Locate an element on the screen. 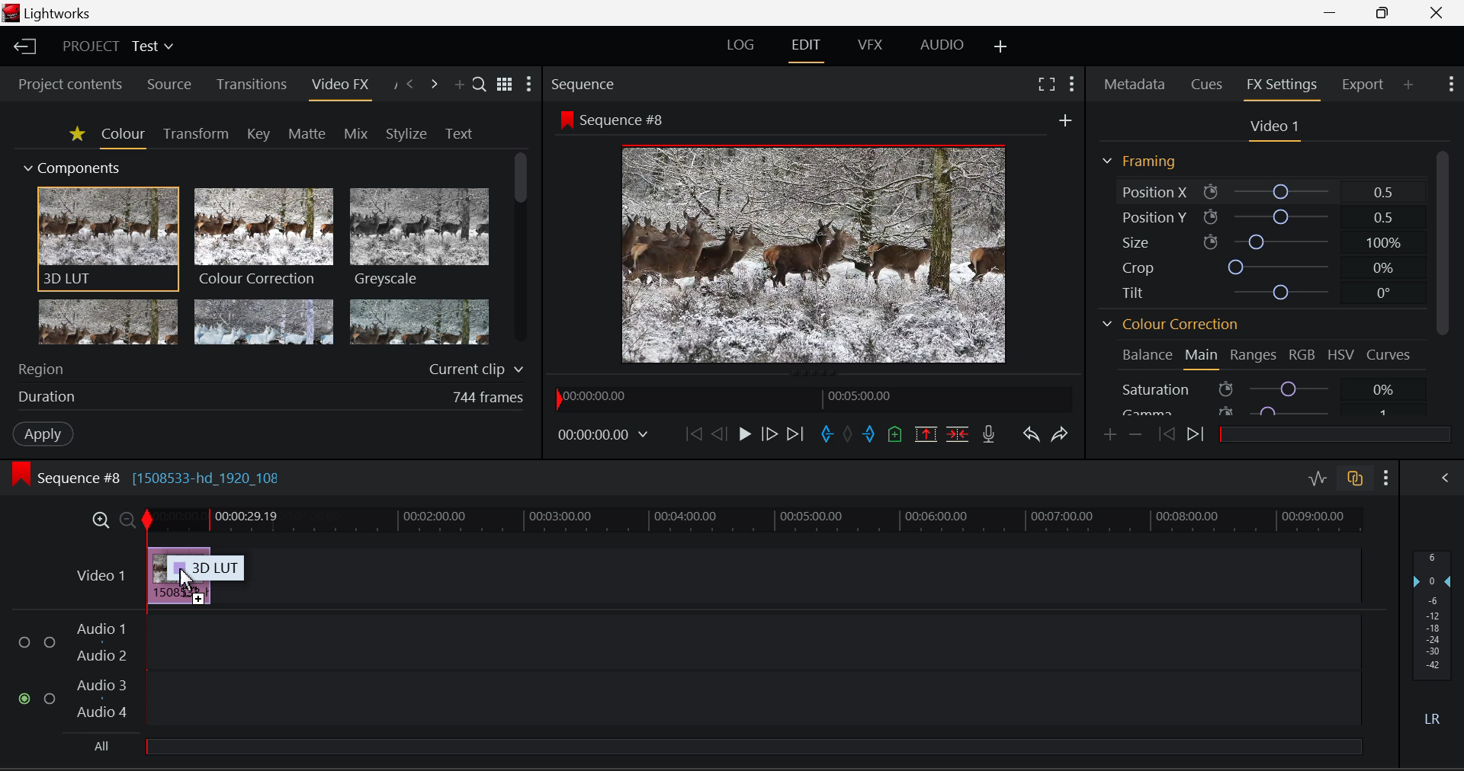 Image resolution: width=1464 pixels, height=771 pixels. Full Screen is located at coordinates (1046, 83).